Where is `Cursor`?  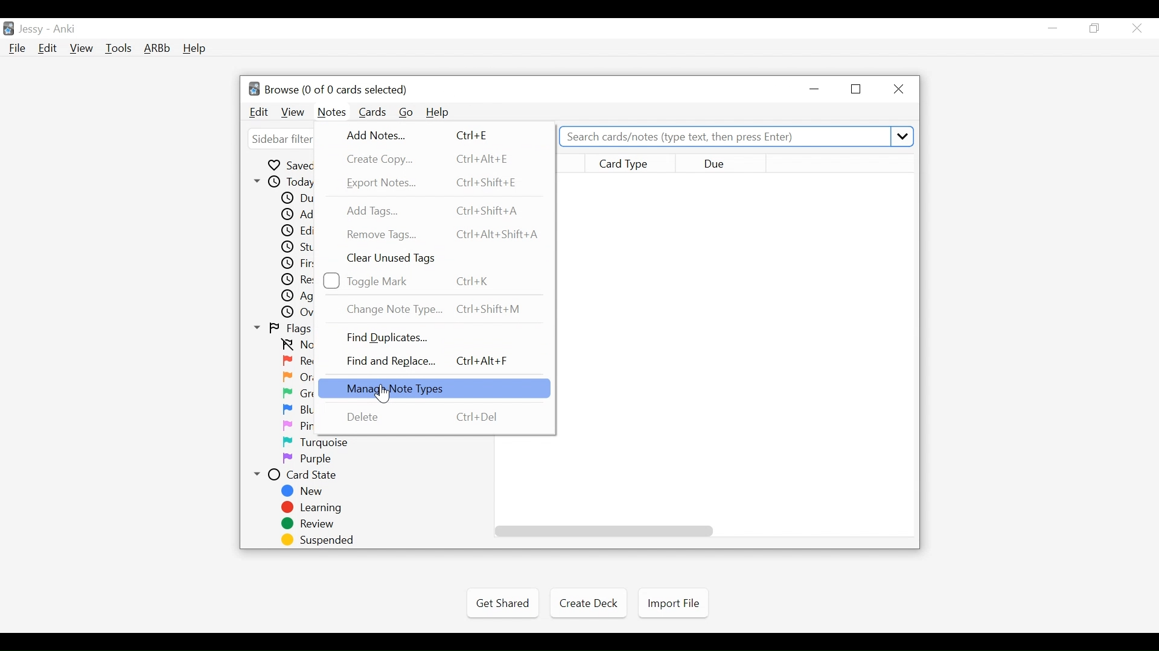
Cursor is located at coordinates (380, 395).